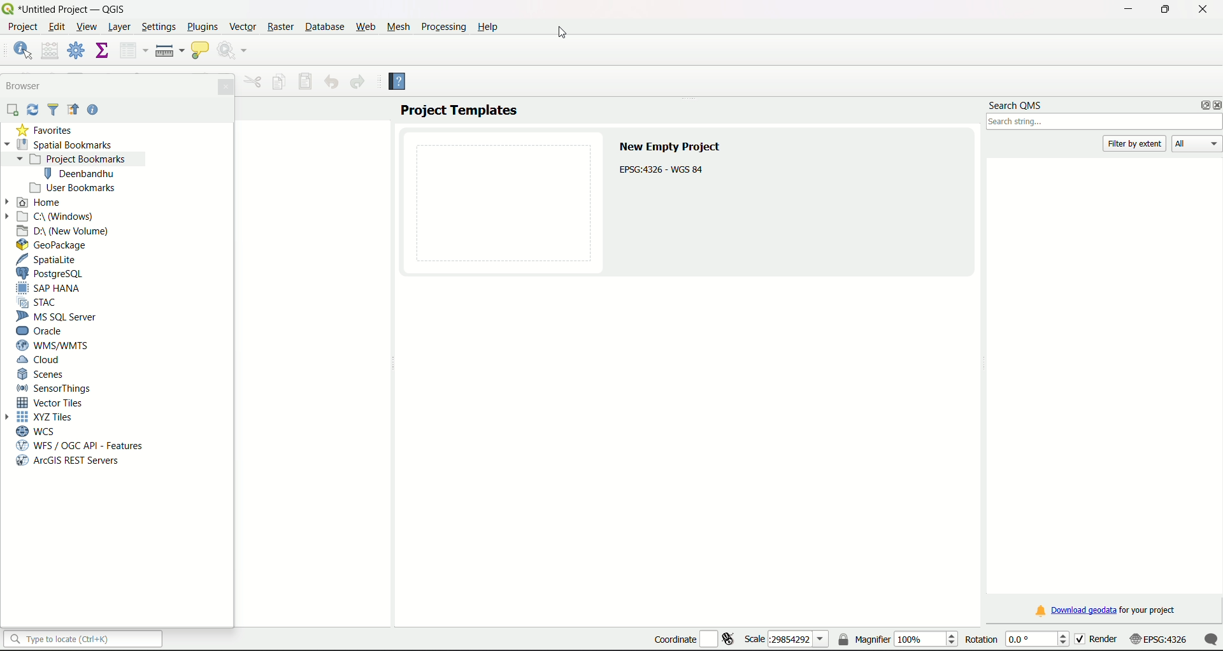 The image size is (1223, 651). What do you see at coordinates (8, 413) in the screenshot?
I see `Arrow` at bounding box center [8, 413].